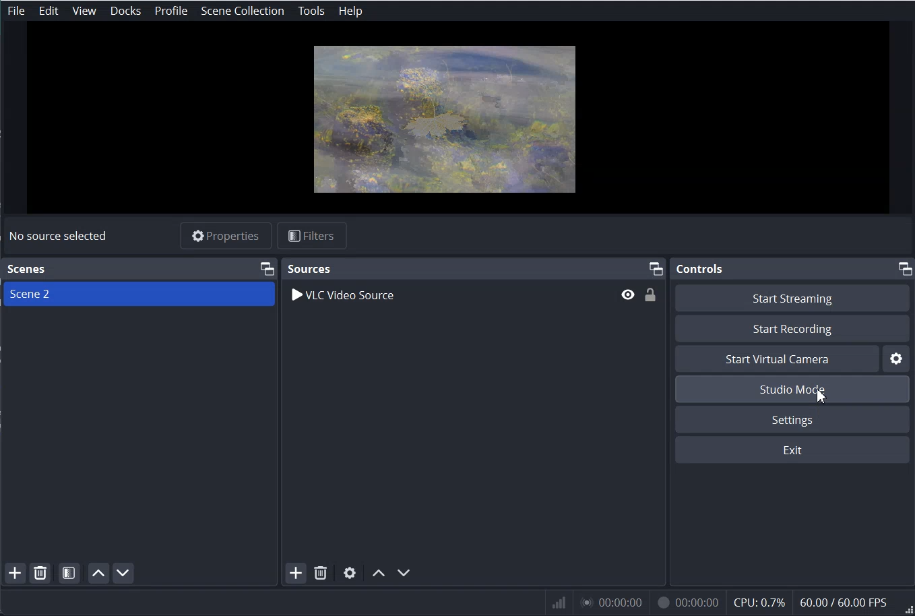  Describe the element at coordinates (15, 573) in the screenshot. I see `Add Scene` at that location.